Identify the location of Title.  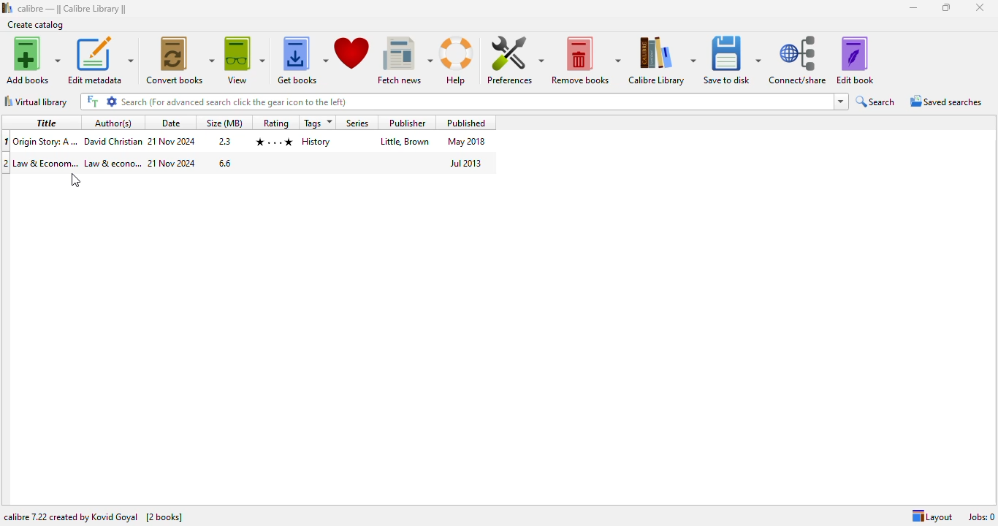
(47, 140).